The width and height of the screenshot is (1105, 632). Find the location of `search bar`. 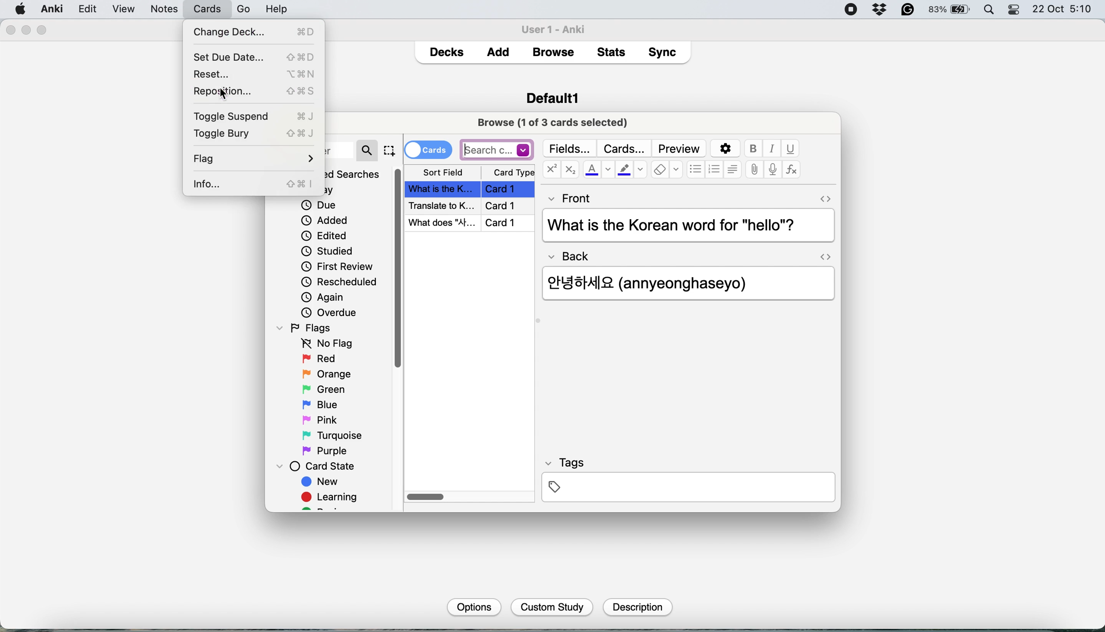

search bar is located at coordinates (497, 149).